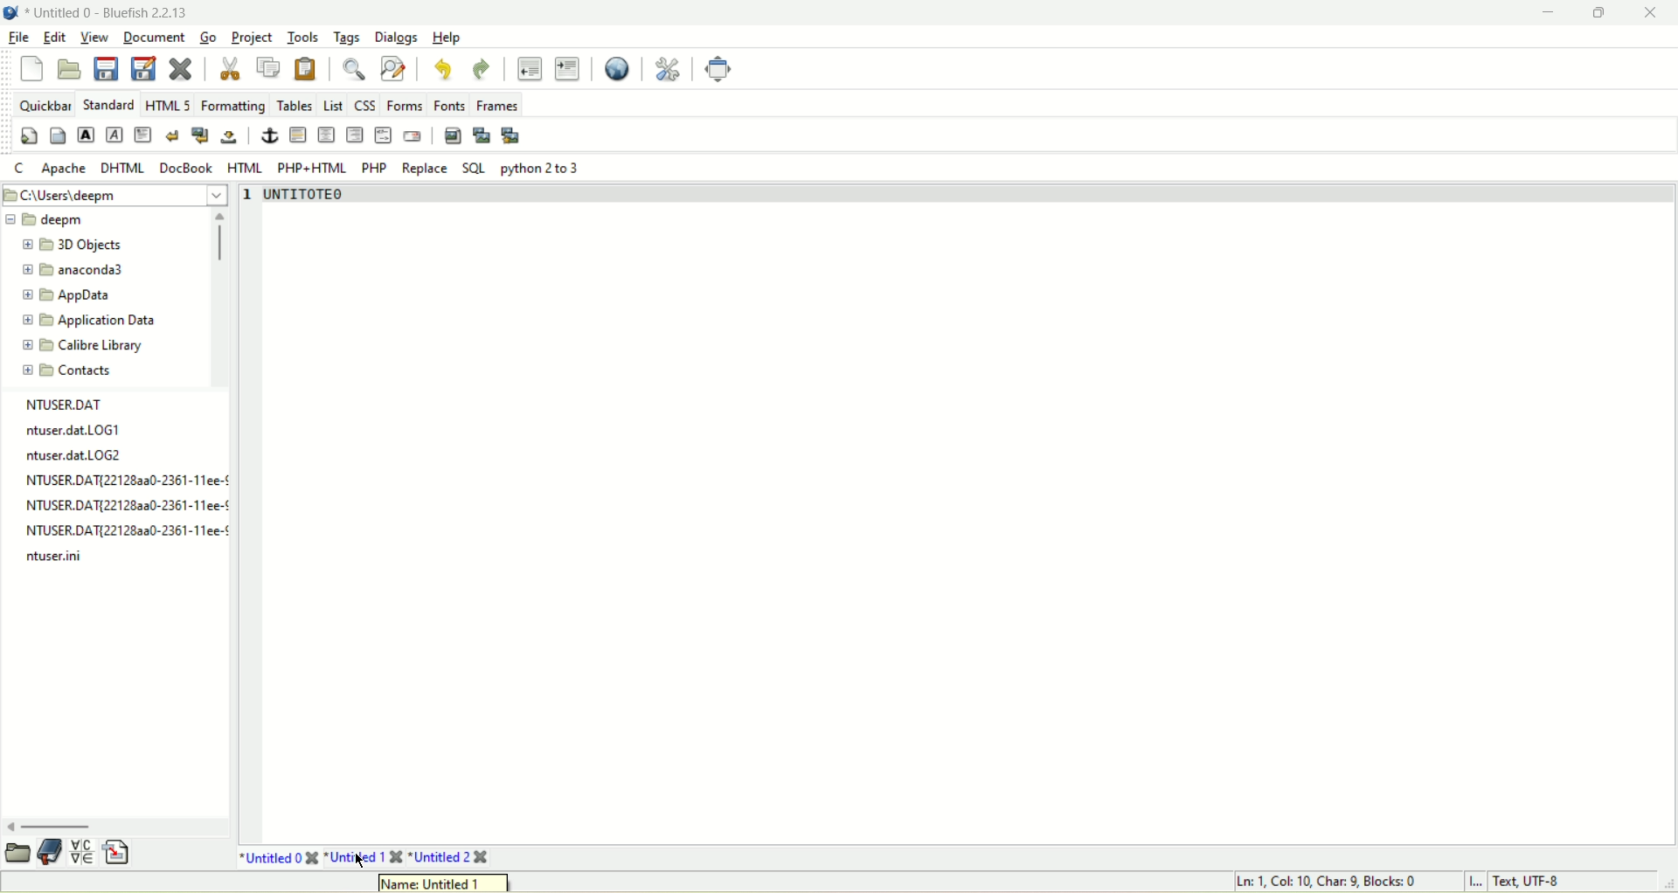 This screenshot has height=893, width=1678. What do you see at coordinates (1512, 880) in the screenshot?
I see `L Text UTF-8` at bounding box center [1512, 880].